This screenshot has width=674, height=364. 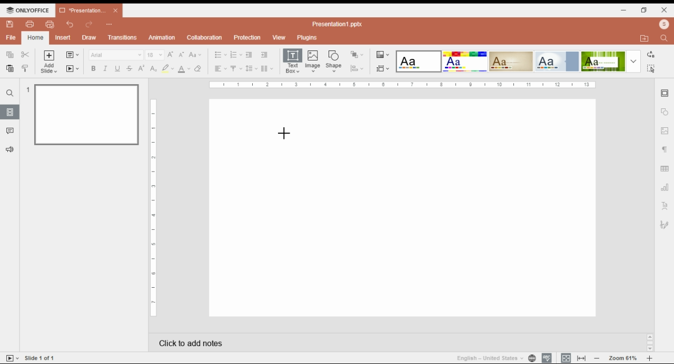 I want to click on change slide layout, so click(x=73, y=55).